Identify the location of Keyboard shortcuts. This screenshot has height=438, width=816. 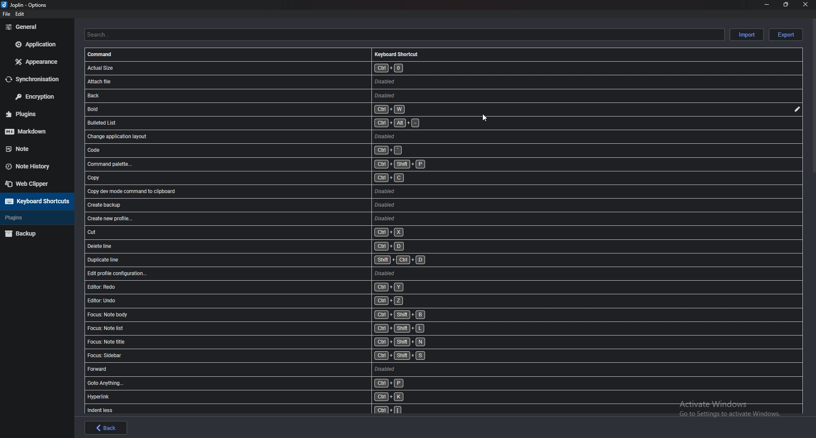
(37, 202).